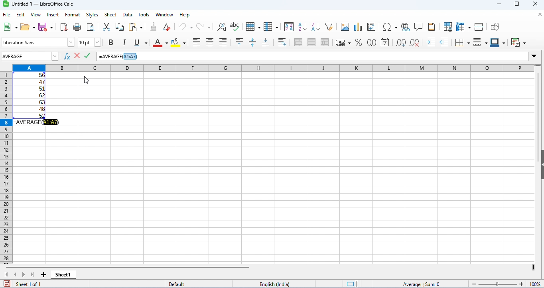  What do you see at coordinates (73, 15) in the screenshot?
I see `format` at bounding box center [73, 15].